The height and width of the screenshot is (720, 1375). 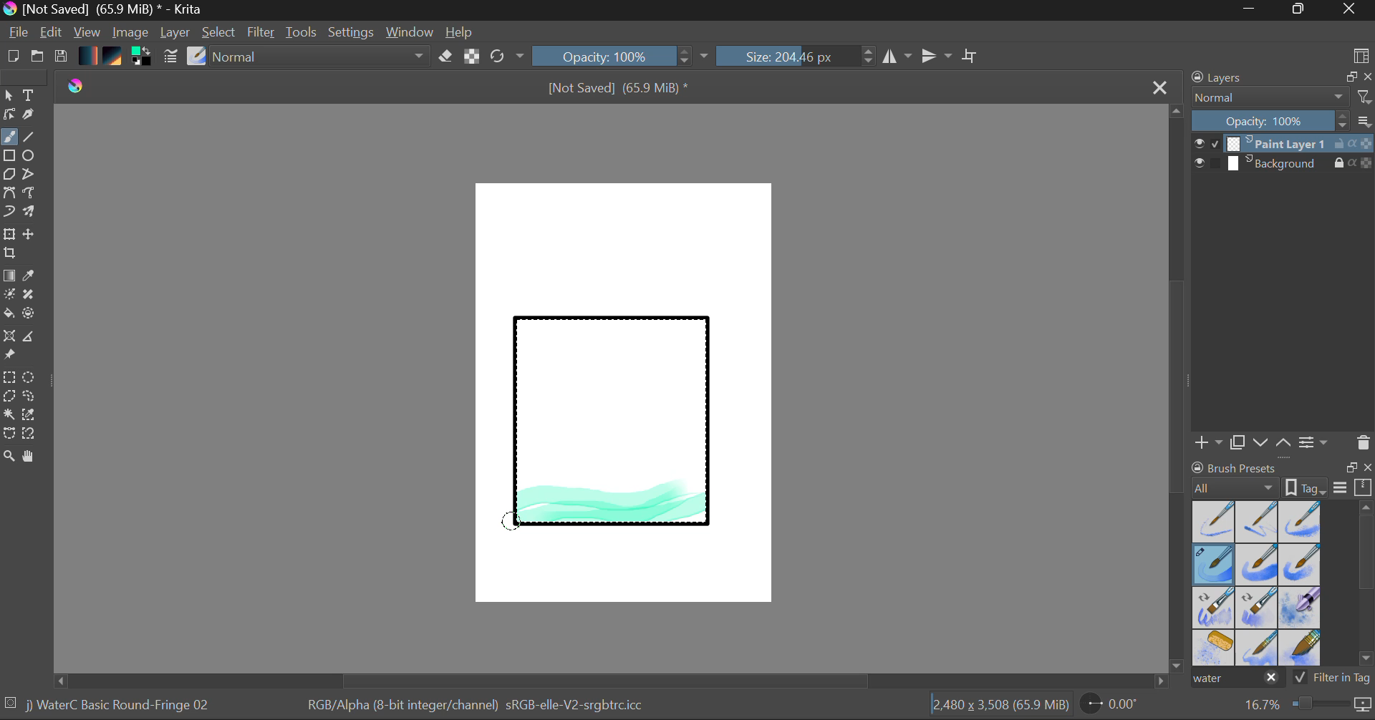 I want to click on Document Dimensions, so click(x=1000, y=707).